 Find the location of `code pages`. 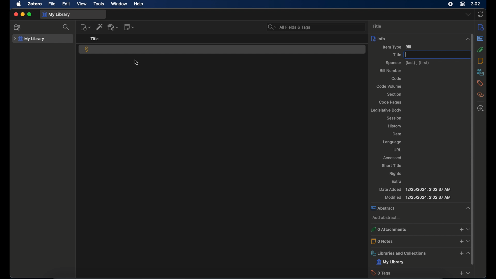

code pages is located at coordinates (390, 102).